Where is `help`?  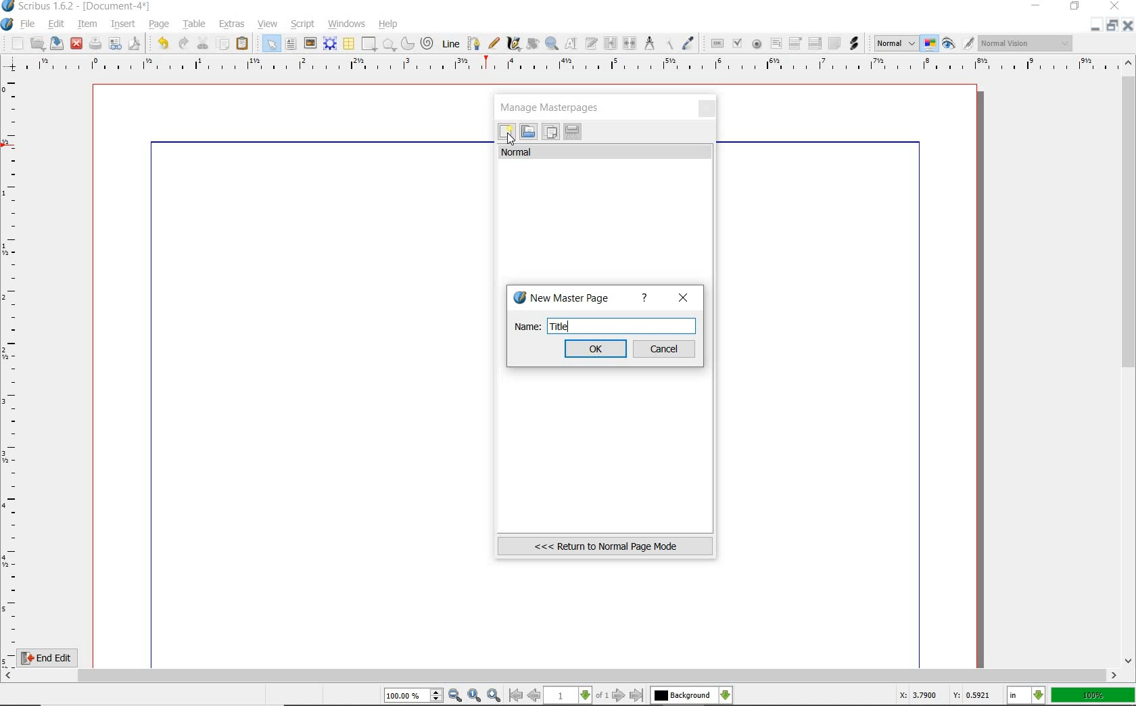 help is located at coordinates (644, 298).